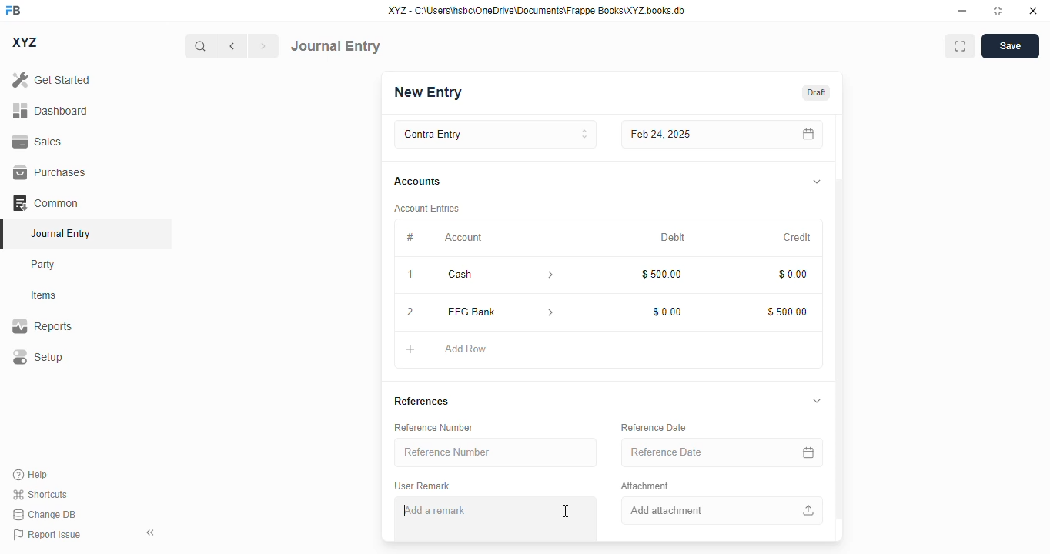 The image size is (1050, 554). What do you see at coordinates (24, 42) in the screenshot?
I see `XYZ` at bounding box center [24, 42].